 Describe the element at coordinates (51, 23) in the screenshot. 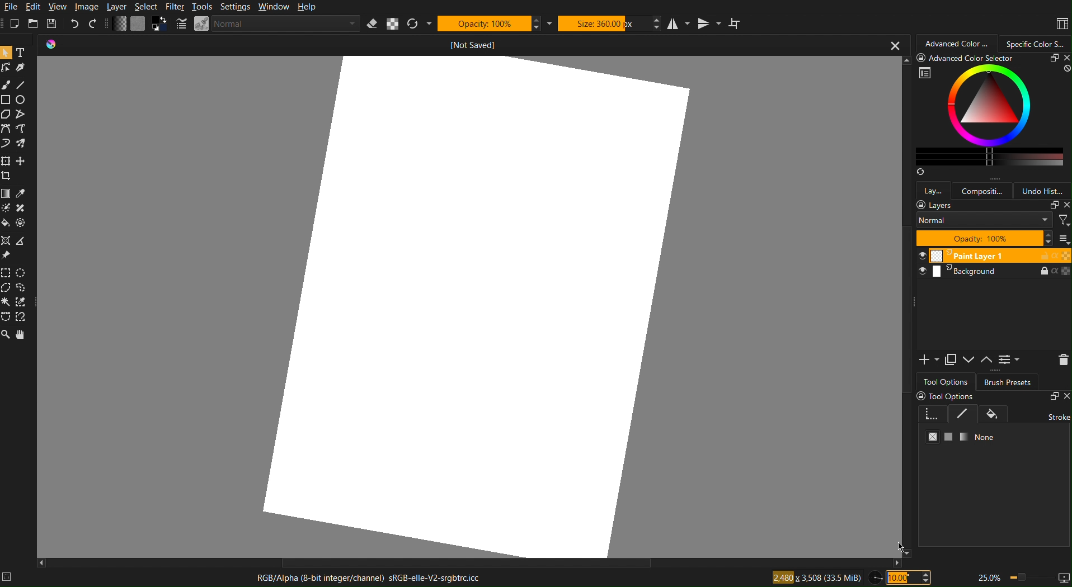

I see `Save` at that location.